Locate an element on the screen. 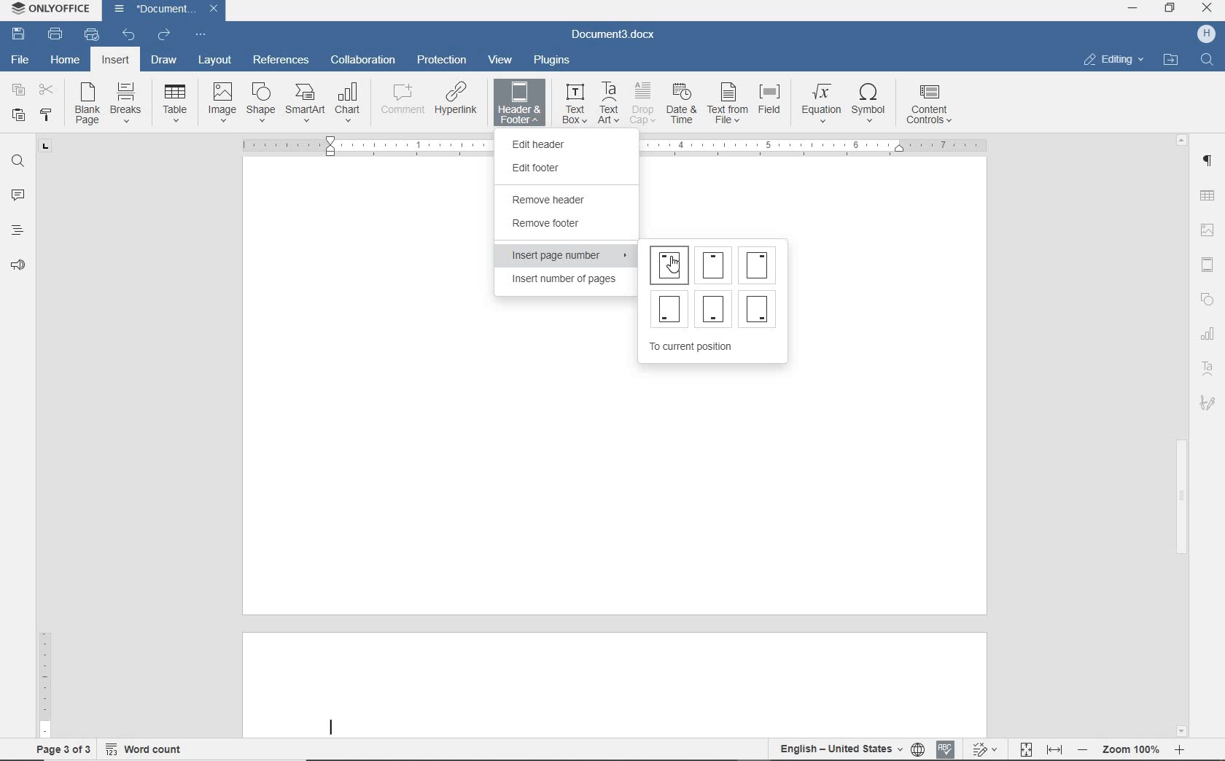  CUT is located at coordinates (47, 90).